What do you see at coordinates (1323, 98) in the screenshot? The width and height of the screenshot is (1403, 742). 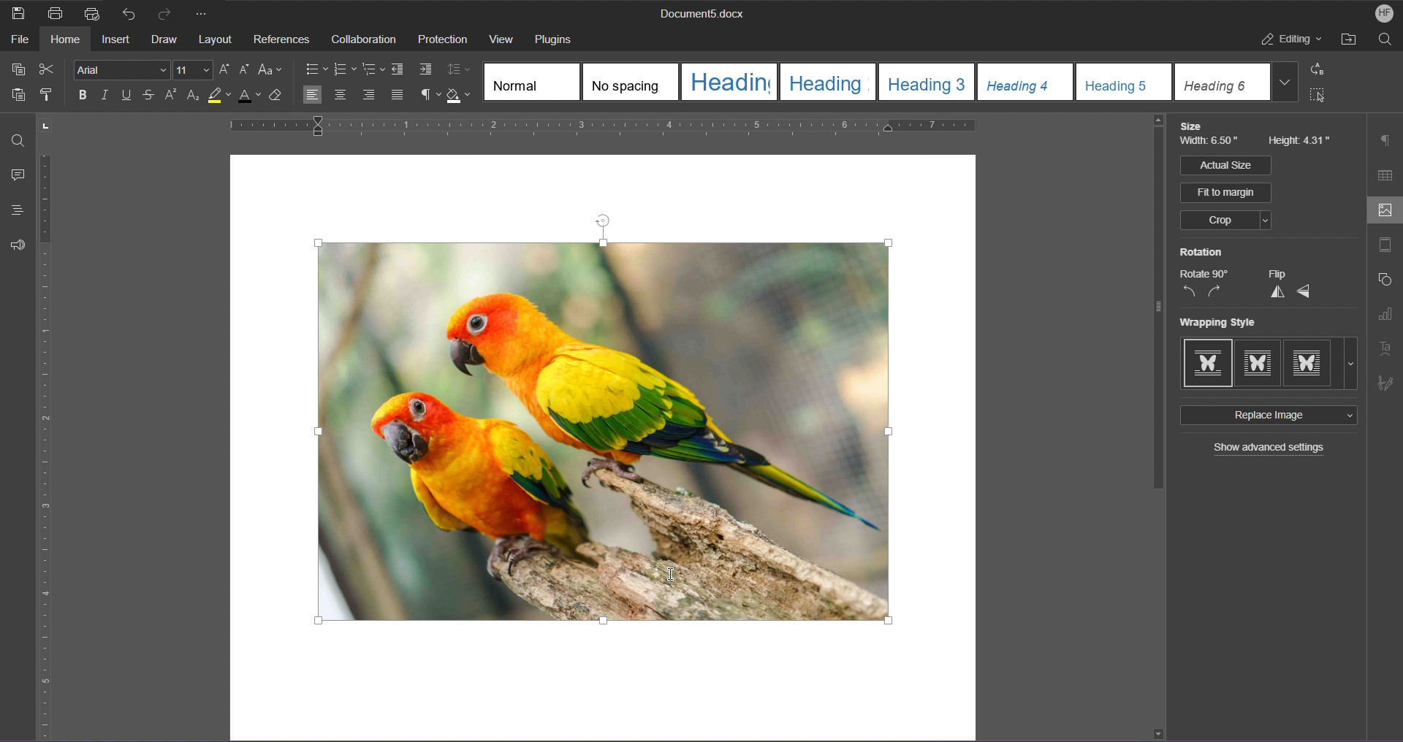 I see `Select All` at bounding box center [1323, 98].